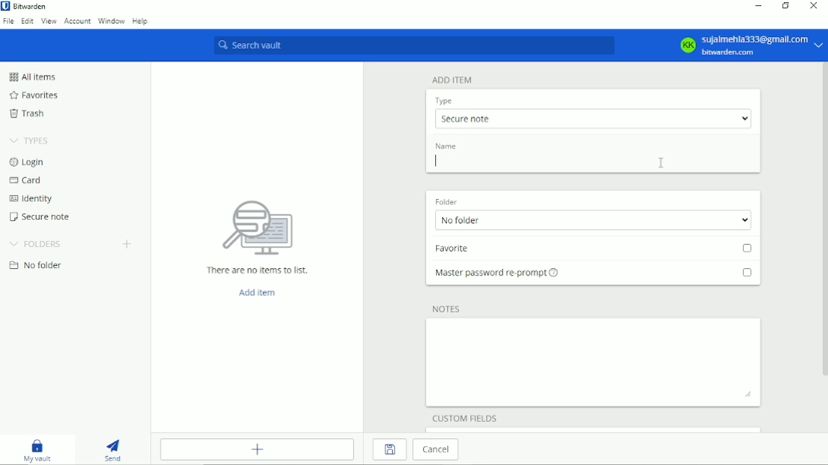  What do you see at coordinates (41, 217) in the screenshot?
I see `Secure note` at bounding box center [41, 217].